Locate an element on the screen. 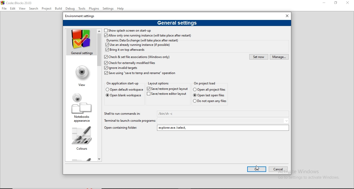  Allow only one running instance (will take place after restart) is located at coordinates (148, 36).